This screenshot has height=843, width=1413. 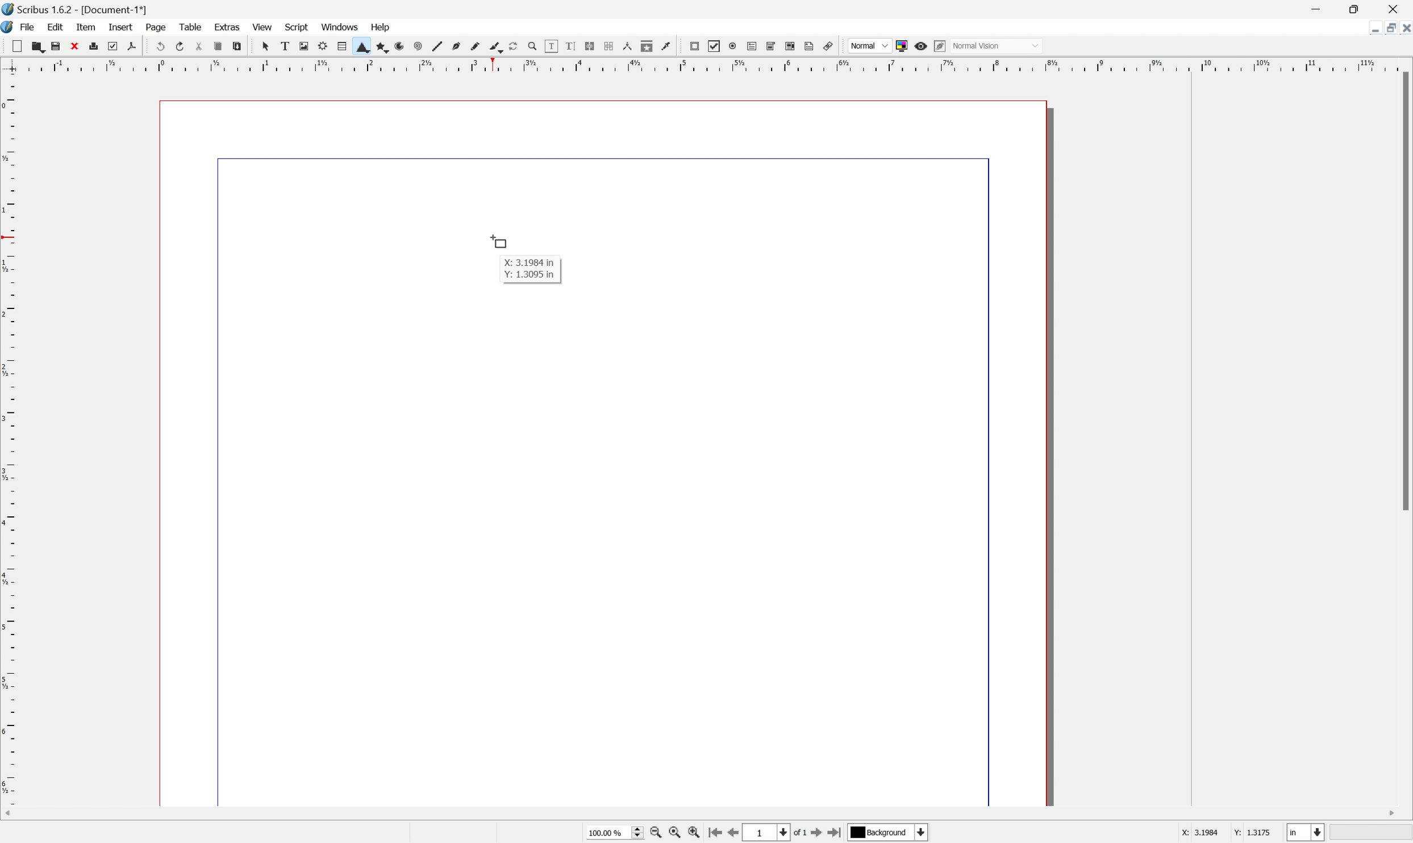 What do you see at coordinates (830, 45) in the screenshot?
I see `Link annotation` at bounding box center [830, 45].